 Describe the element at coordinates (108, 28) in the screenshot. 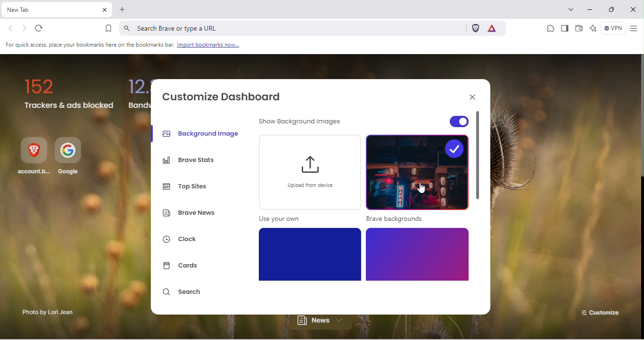

I see `Bookmark` at that location.